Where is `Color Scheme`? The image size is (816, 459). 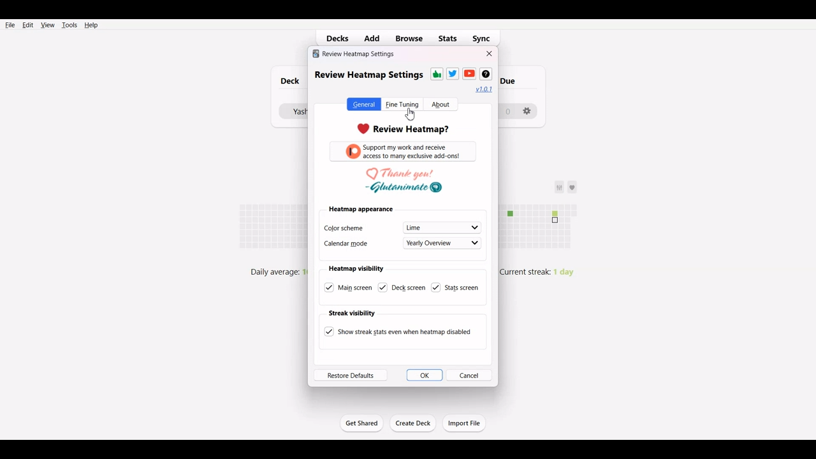 Color Scheme is located at coordinates (356, 227).